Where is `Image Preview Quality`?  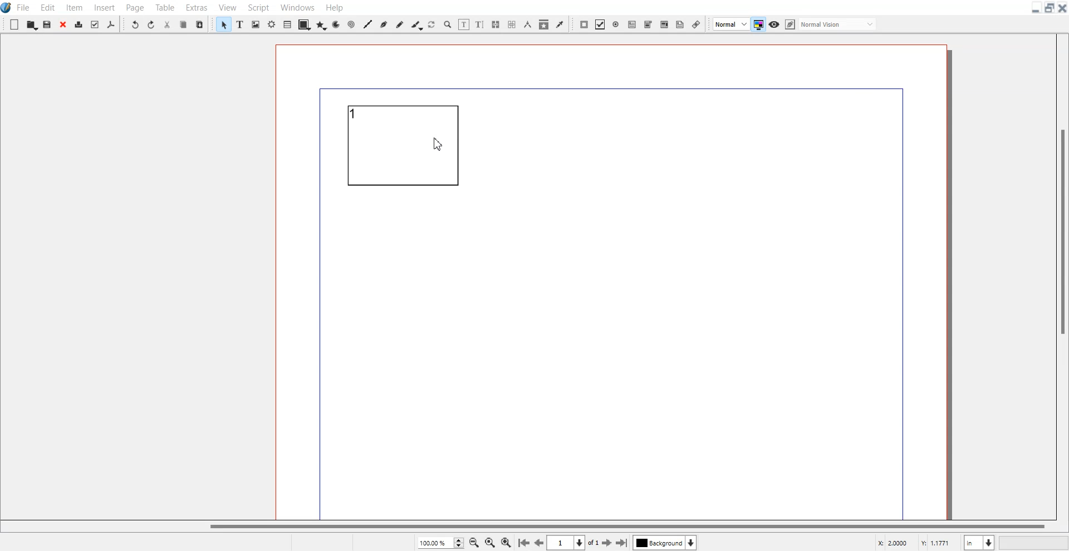 Image Preview Quality is located at coordinates (730, 23).